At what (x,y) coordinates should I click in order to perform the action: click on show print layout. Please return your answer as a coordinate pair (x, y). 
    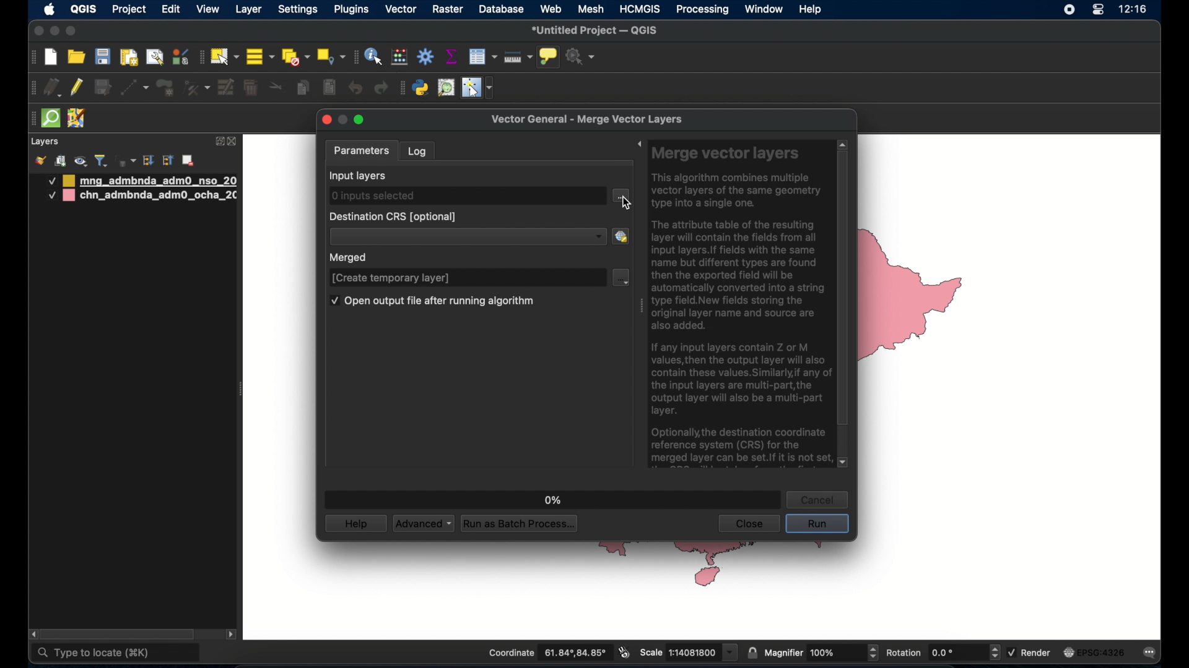
    Looking at the image, I should click on (128, 57).